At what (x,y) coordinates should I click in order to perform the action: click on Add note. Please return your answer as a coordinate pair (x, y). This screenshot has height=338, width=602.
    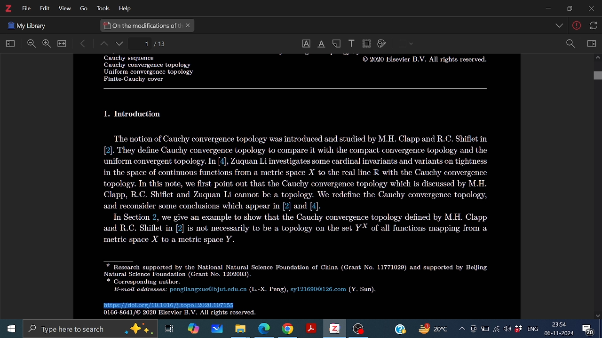
    Looking at the image, I should click on (338, 43).